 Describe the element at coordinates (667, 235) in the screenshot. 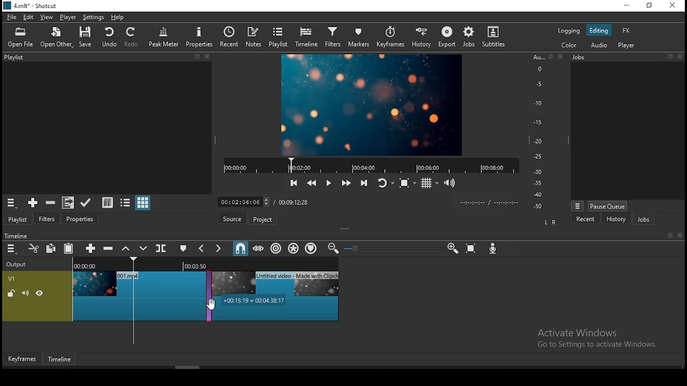

I see `bookmark` at that location.